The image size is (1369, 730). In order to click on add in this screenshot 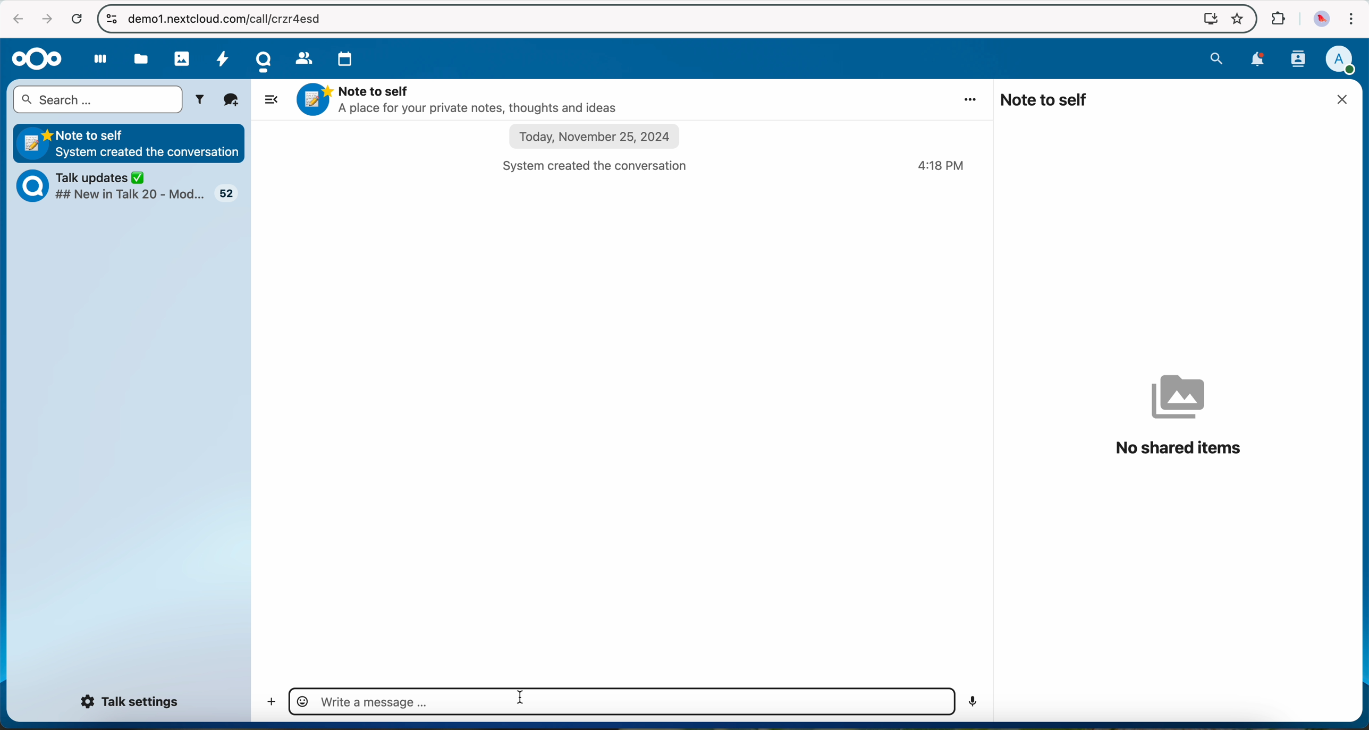, I will do `click(268, 703)`.